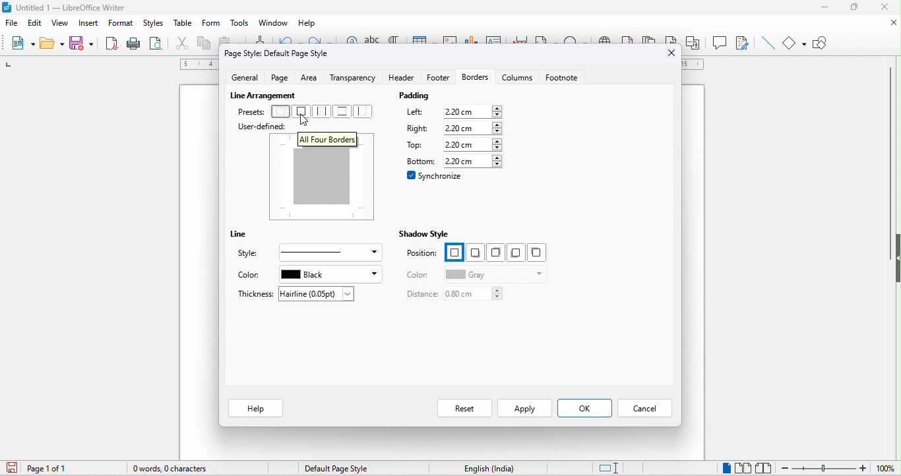 The image size is (901, 476). What do you see at coordinates (892, 143) in the screenshot?
I see `vertical scroll bar` at bounding box center [892, 143].